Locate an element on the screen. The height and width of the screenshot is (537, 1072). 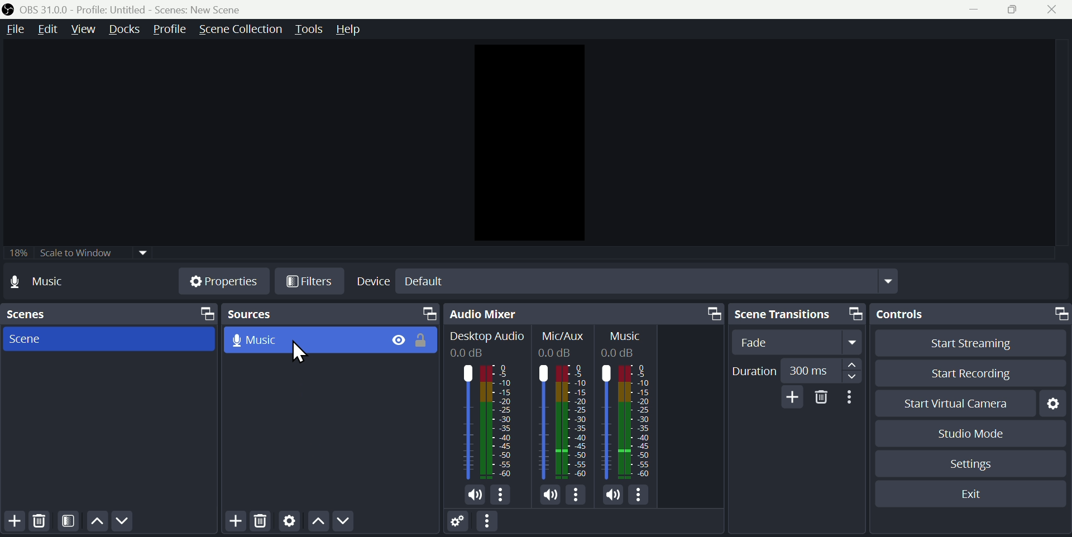
OBS 31.0 .0 profile: untitled= scenes: new scene is located at coordinates (126, 8).